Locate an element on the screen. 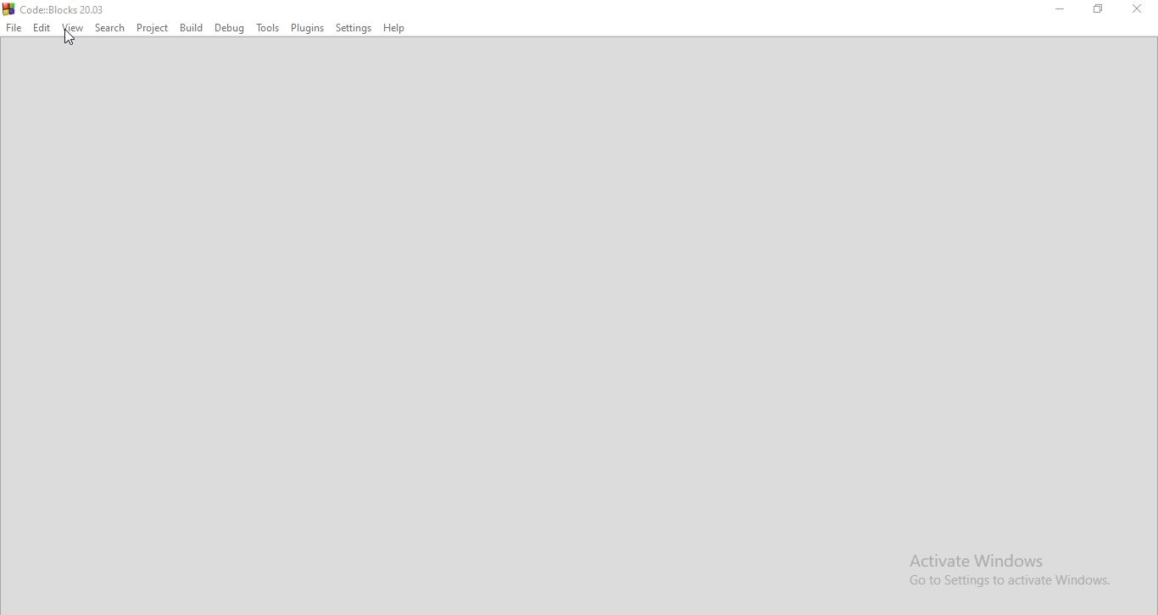  View  is located at coordinates (73, 28).